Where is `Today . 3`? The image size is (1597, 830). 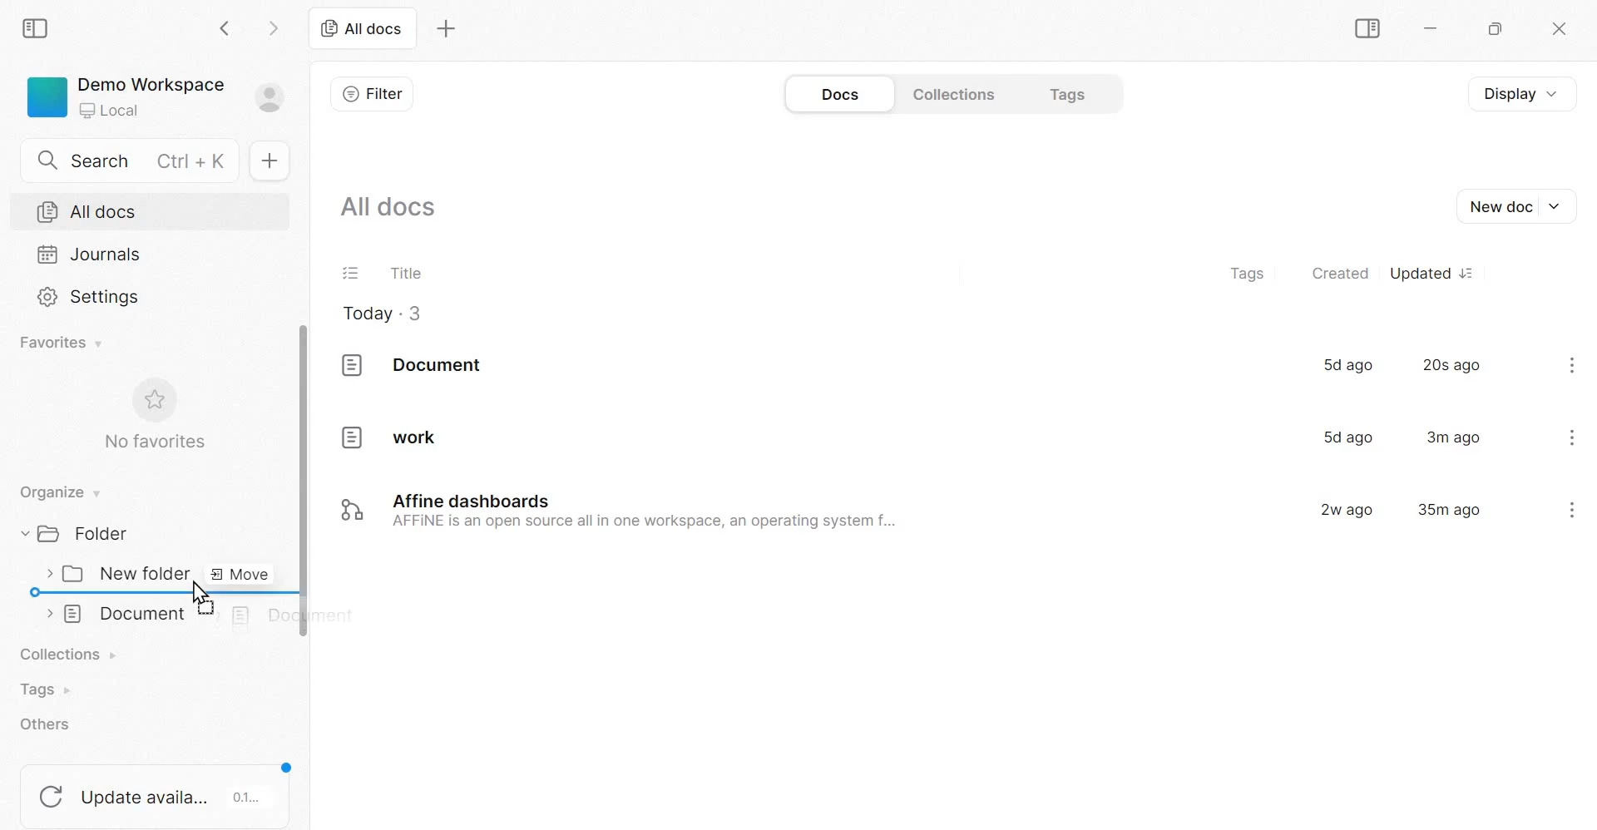 Today . 3 is located at coordinates (383, 314).